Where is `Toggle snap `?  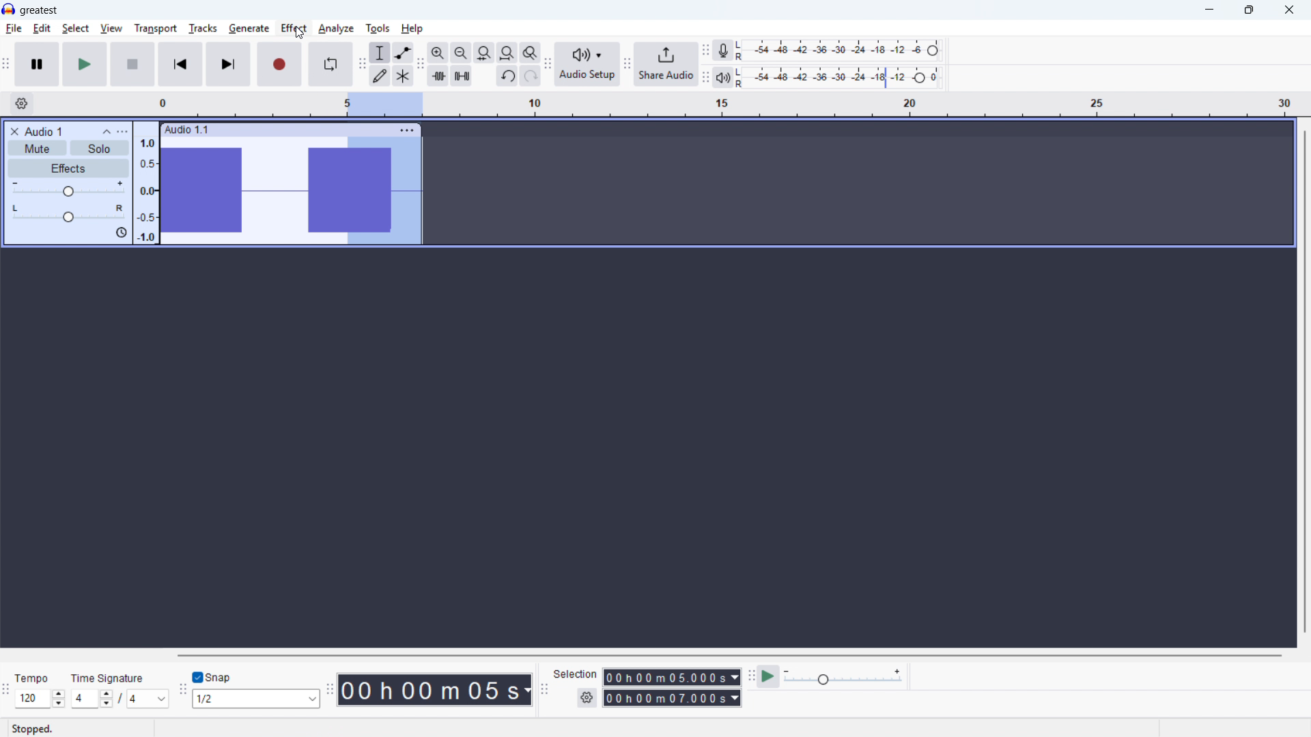
Toggle snap  is located at coordinates (214, 677).